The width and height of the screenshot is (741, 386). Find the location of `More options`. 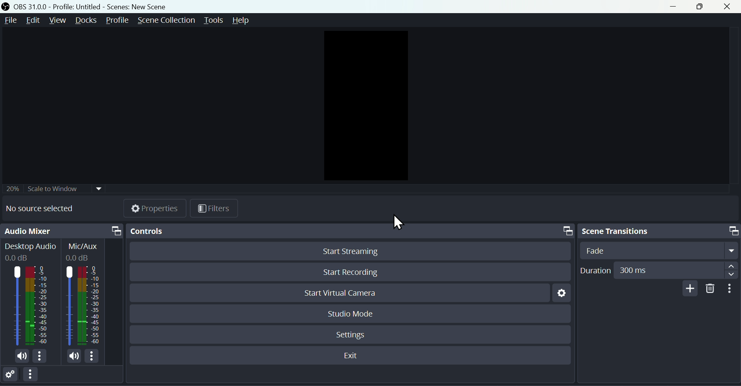

More options is located at coordinates (34, 376).